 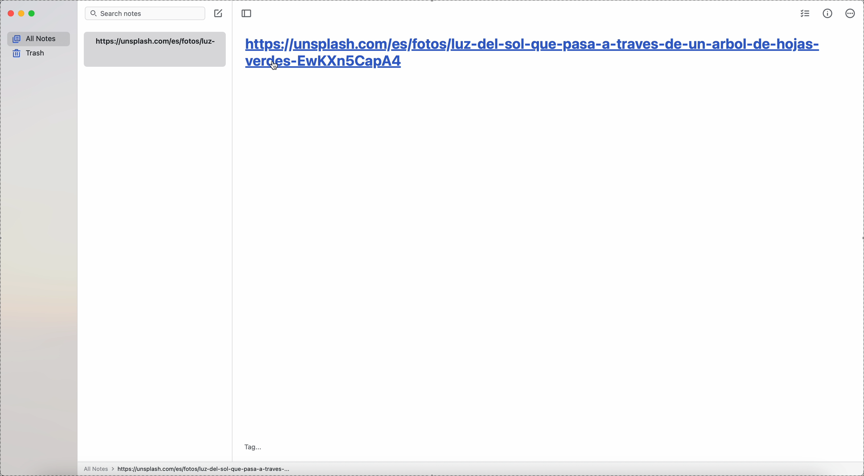 I want to click on check list, so click(x=804, y=14).